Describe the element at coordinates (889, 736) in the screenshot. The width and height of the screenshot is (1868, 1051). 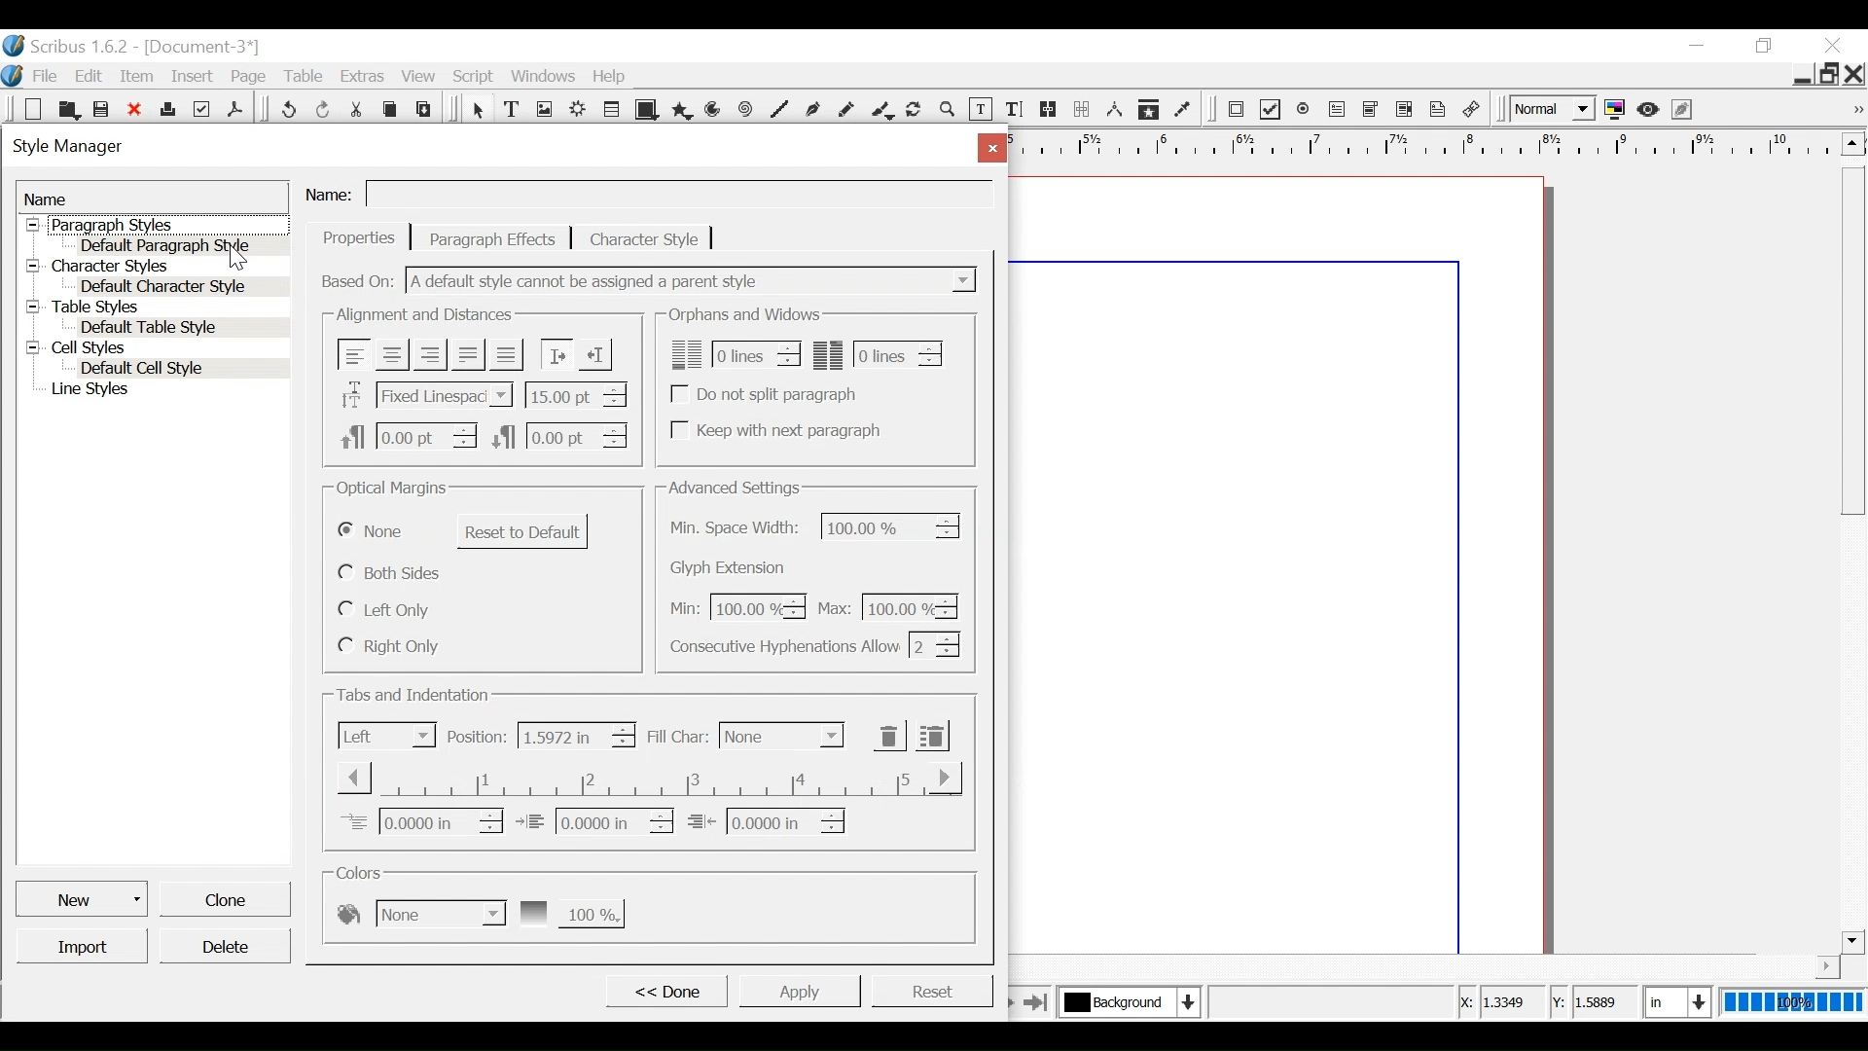
I see `Delete Selected tabular` at that location.